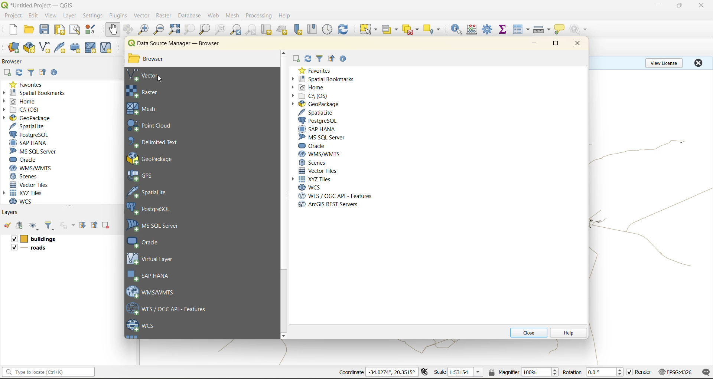 This screenshot has width=713, height=379. I want to click on processing, so click(259, 16).